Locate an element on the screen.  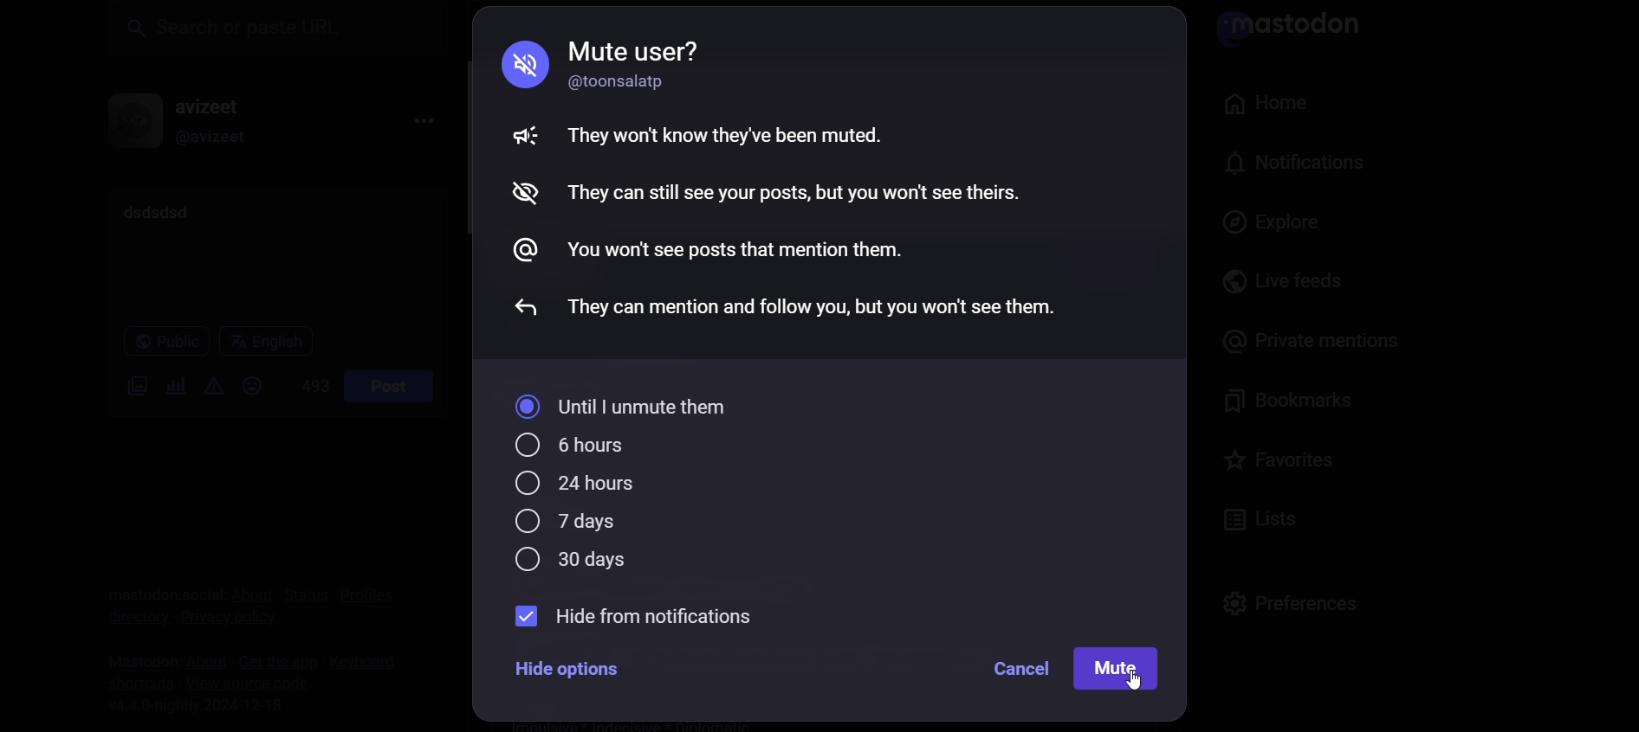
menu is located at coordinates (418, 122).